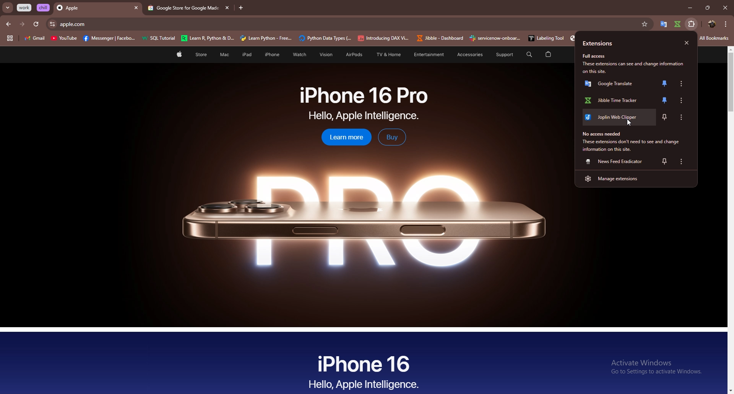  Describe the element at coordinates (241, 8) in the screenshot. I see `add tab` at that location.